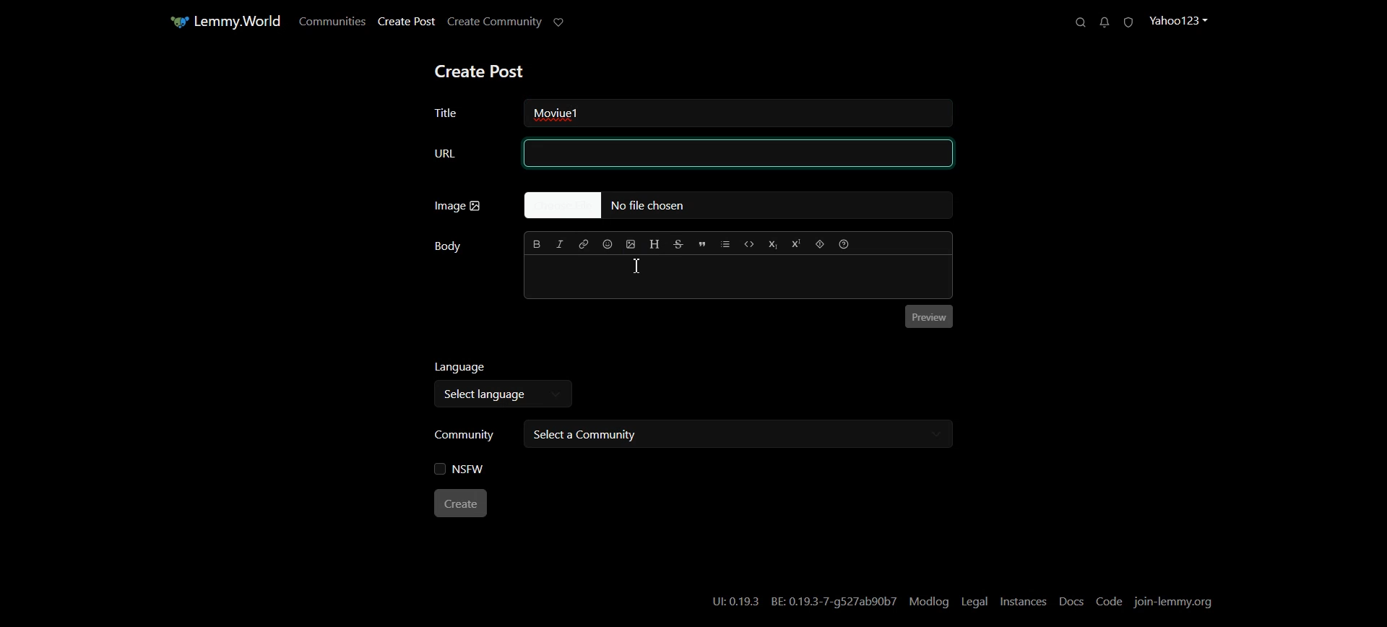  What do you see at coordinates (563, 23) in the screenshot?
I see `Support Limmy` at bounding box center [563, 23].